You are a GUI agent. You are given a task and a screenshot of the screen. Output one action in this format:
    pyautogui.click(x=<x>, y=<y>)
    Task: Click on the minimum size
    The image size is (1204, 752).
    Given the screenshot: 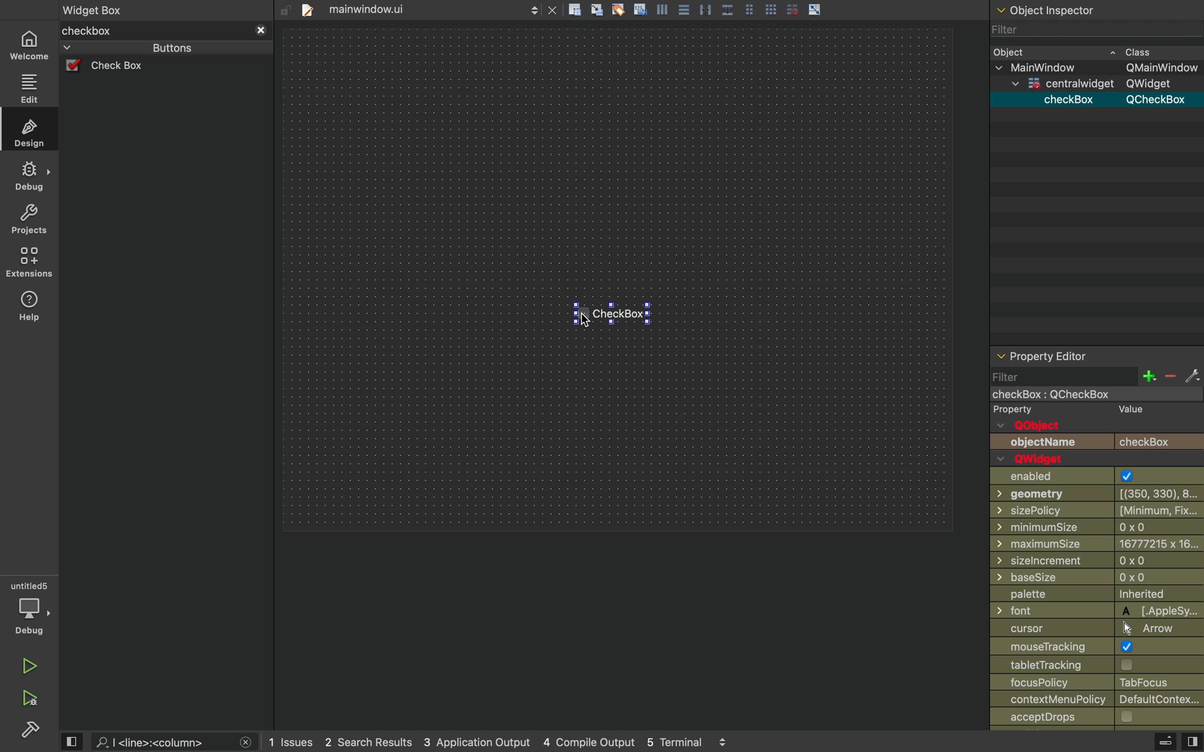 What is the action you would take?
    pyautogui.click(x=1074, y=527)
    